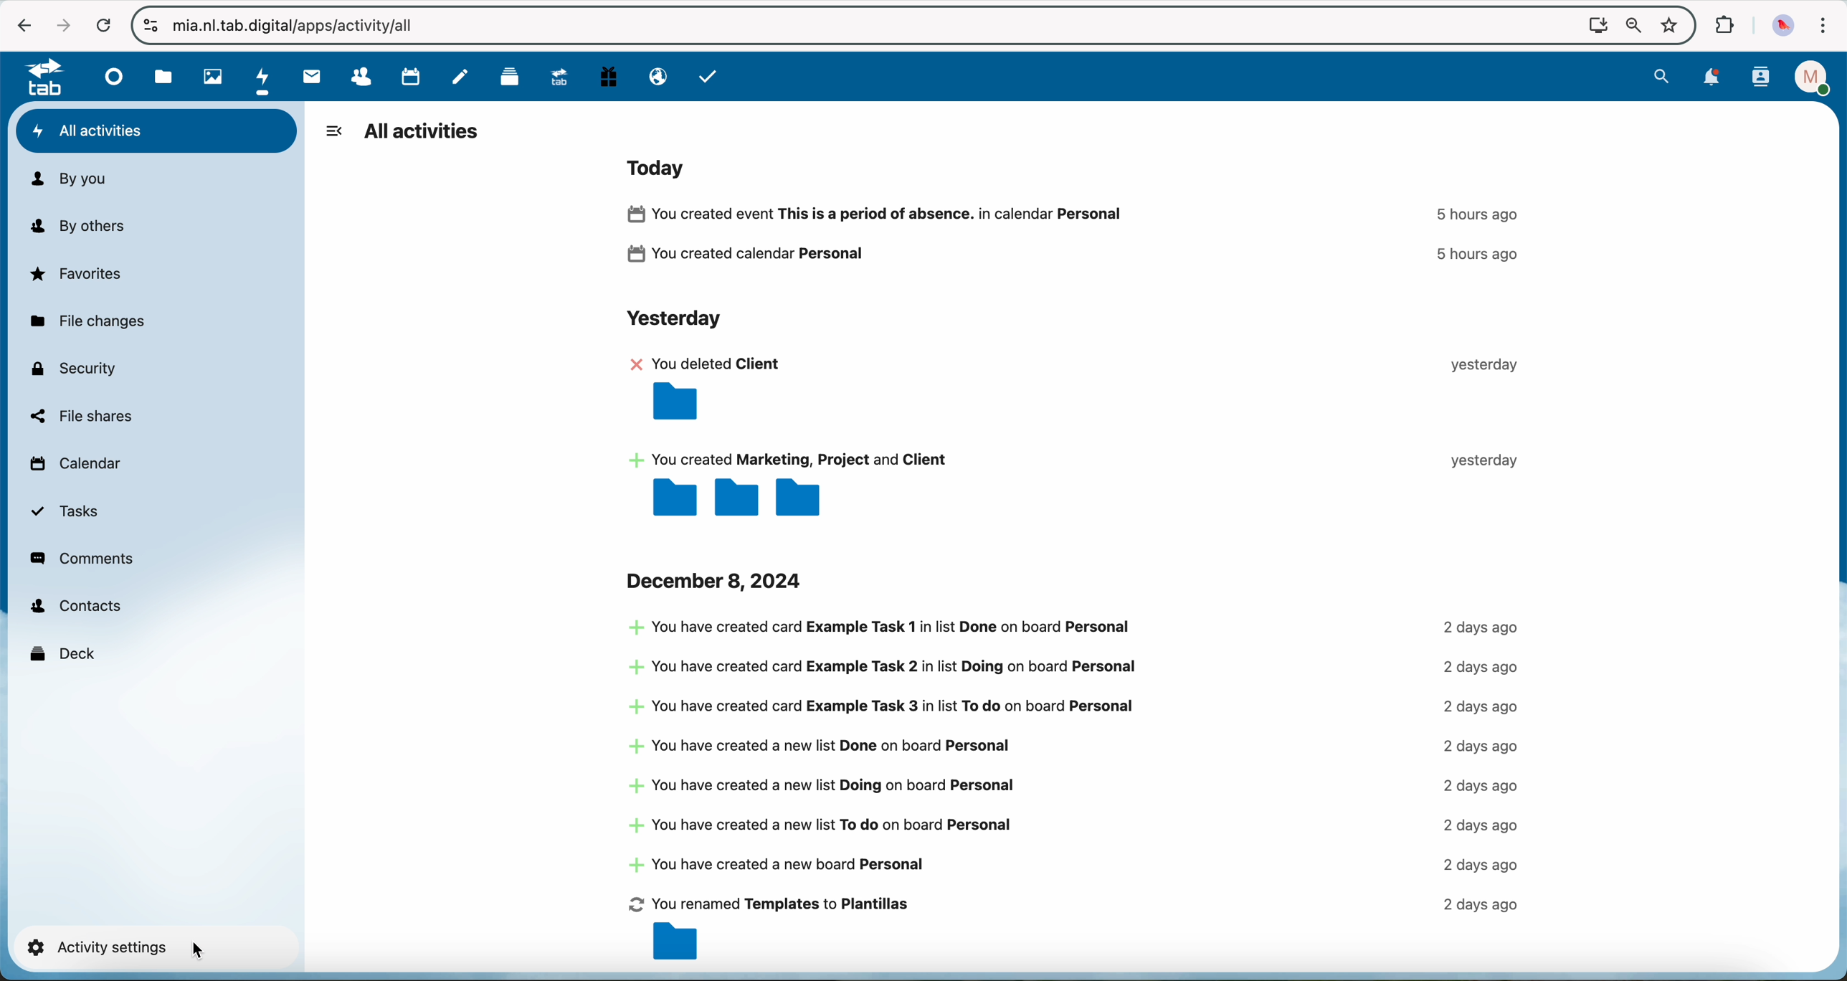 The width and height of the screenshot is (1847, 981). I want to click on url, so click(303, 27).